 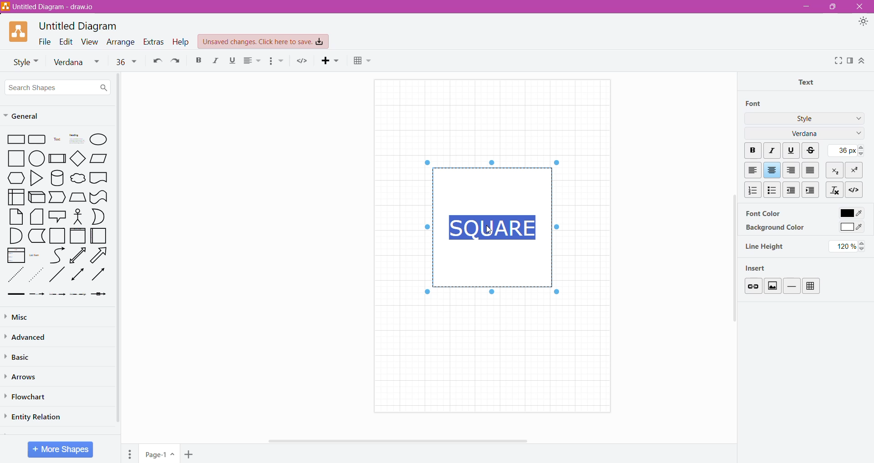 I want to click on Appearance, so click(x=863, y=22).